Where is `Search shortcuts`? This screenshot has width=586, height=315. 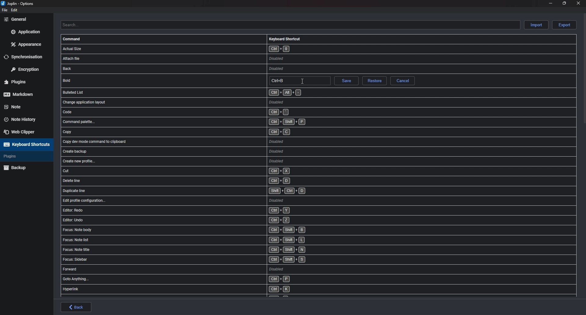 Search shortcuts is located at coordinates (290, 25).